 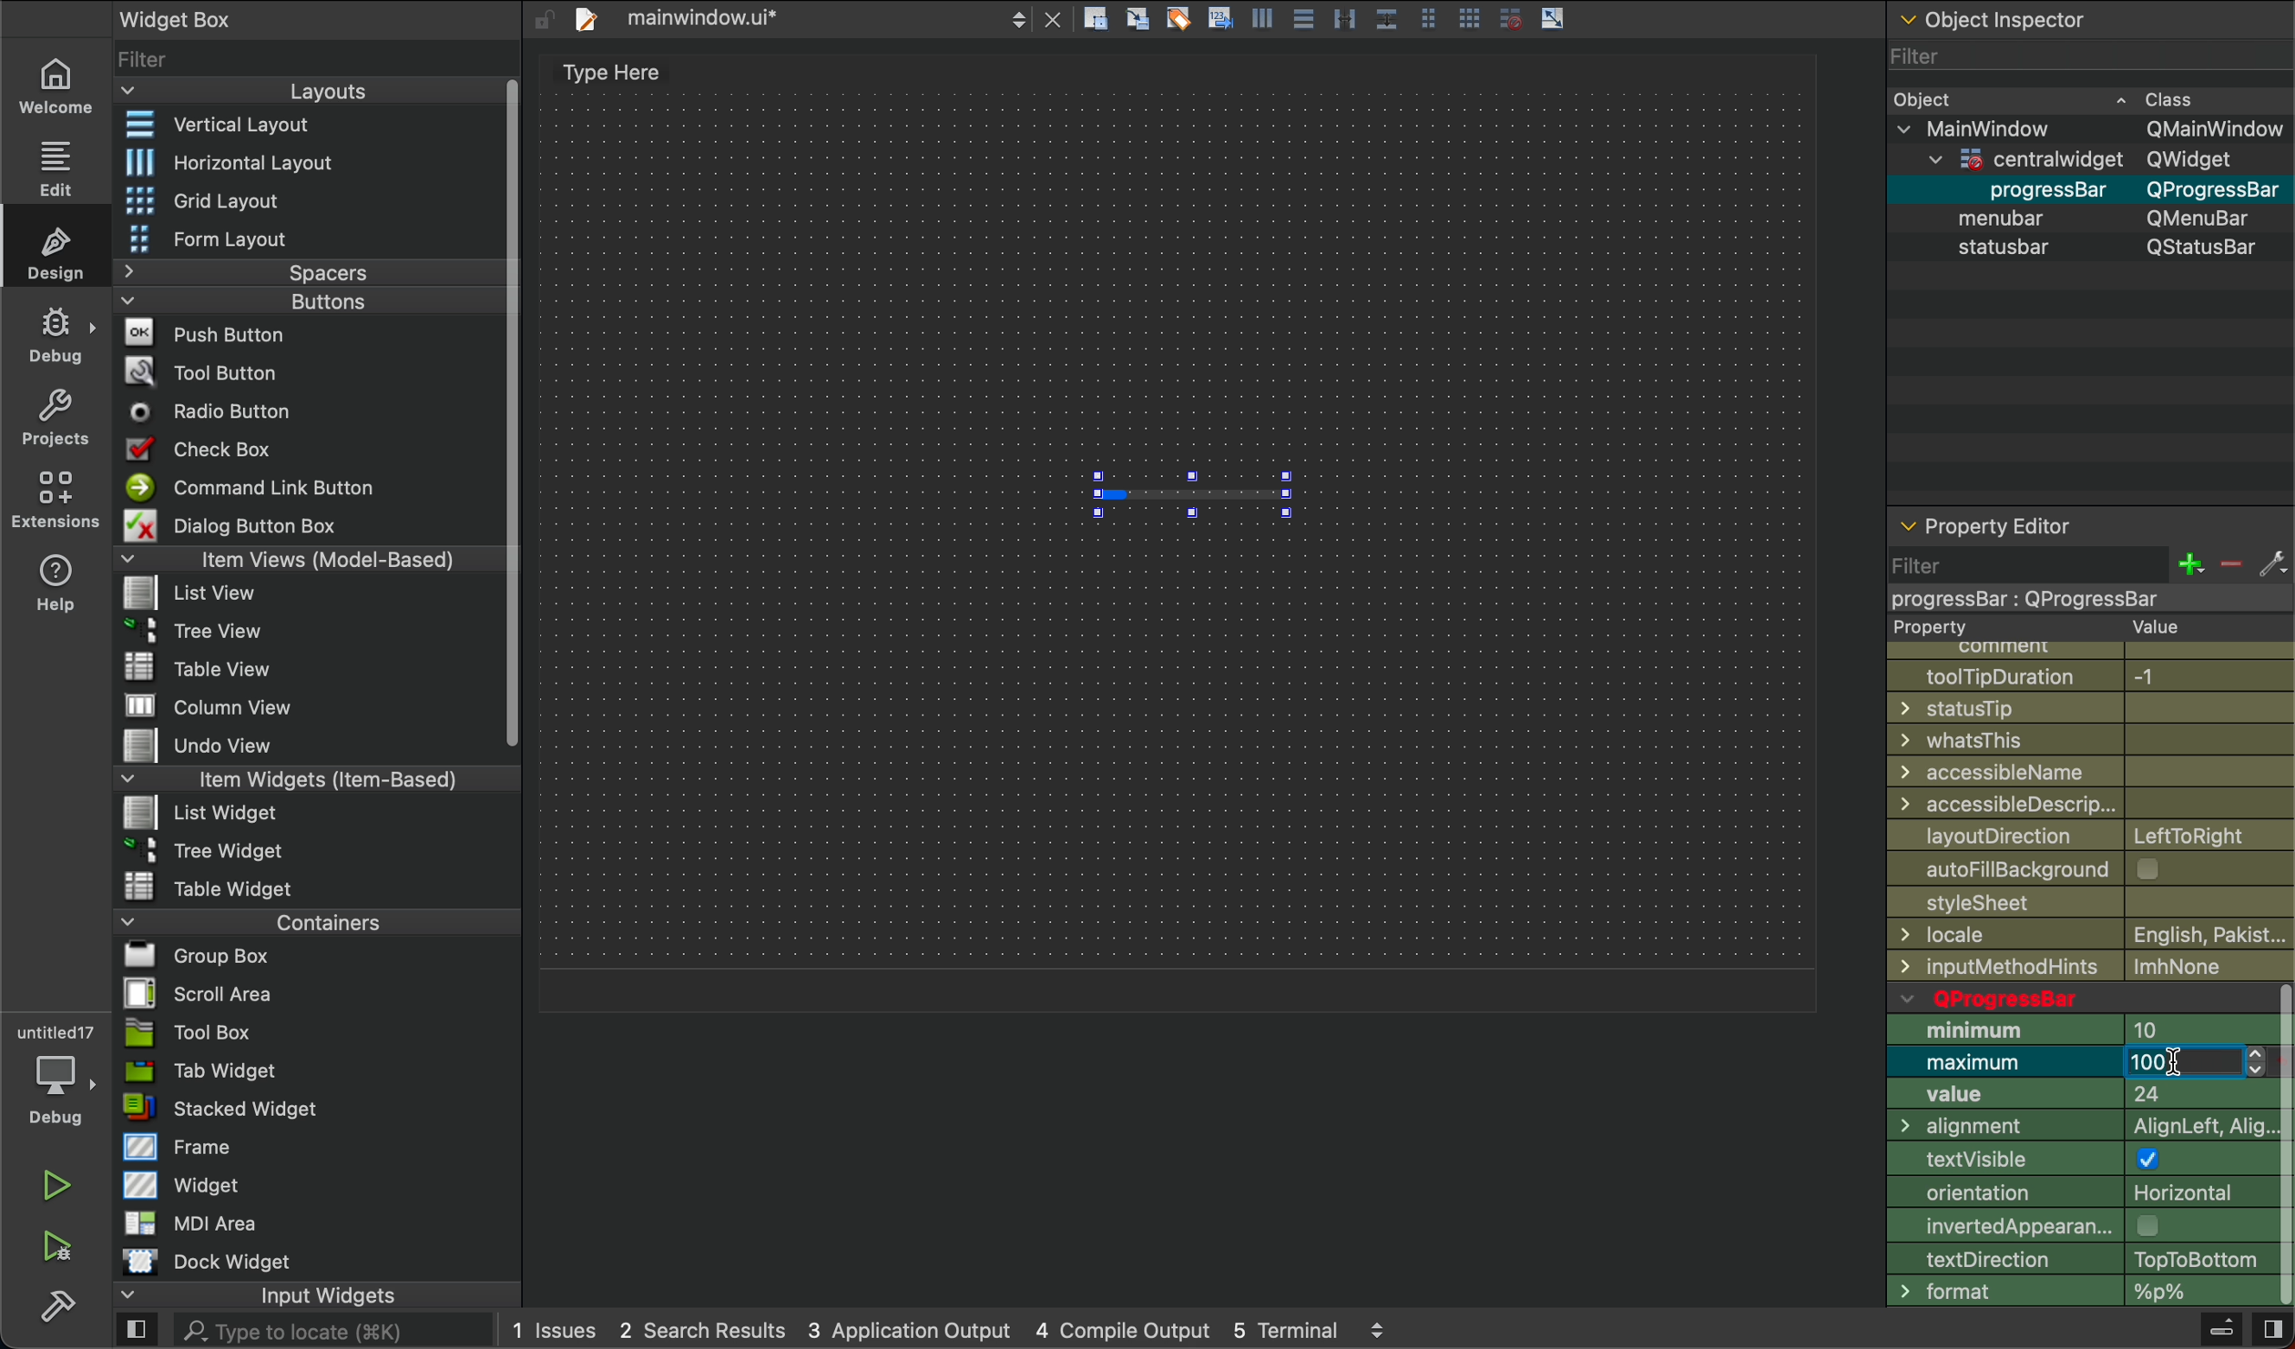 I want to click on Command button, so click(x=259, y=487).